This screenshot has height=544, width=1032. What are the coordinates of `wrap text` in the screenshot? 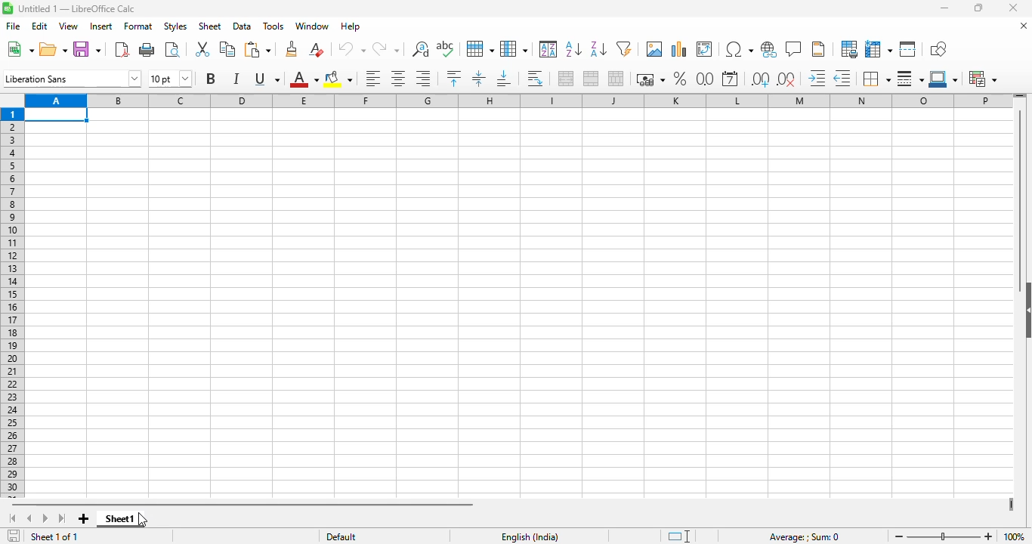 It's located at (535, 79).